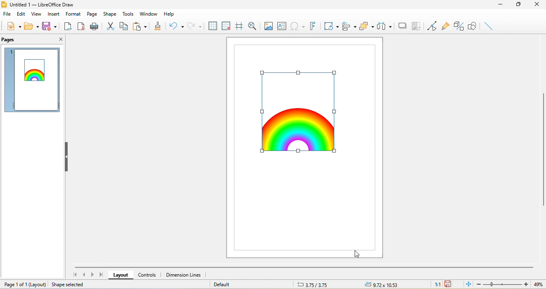 The width and height of the screenshot is (546, 289). I want to click on 6.13/8.02, so click(317, 284).